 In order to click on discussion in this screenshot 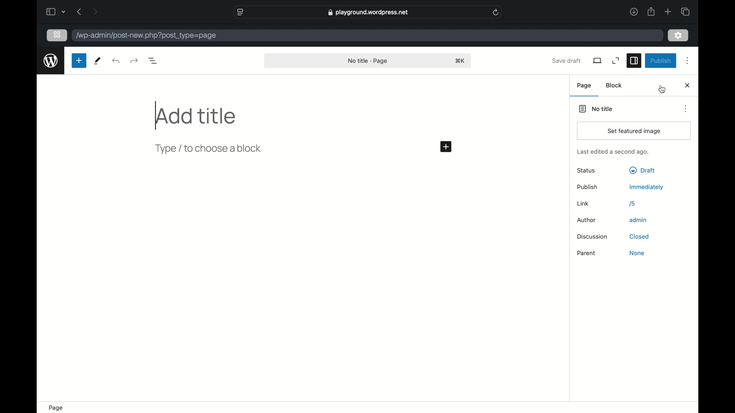, I will do `click(593, 237)`.